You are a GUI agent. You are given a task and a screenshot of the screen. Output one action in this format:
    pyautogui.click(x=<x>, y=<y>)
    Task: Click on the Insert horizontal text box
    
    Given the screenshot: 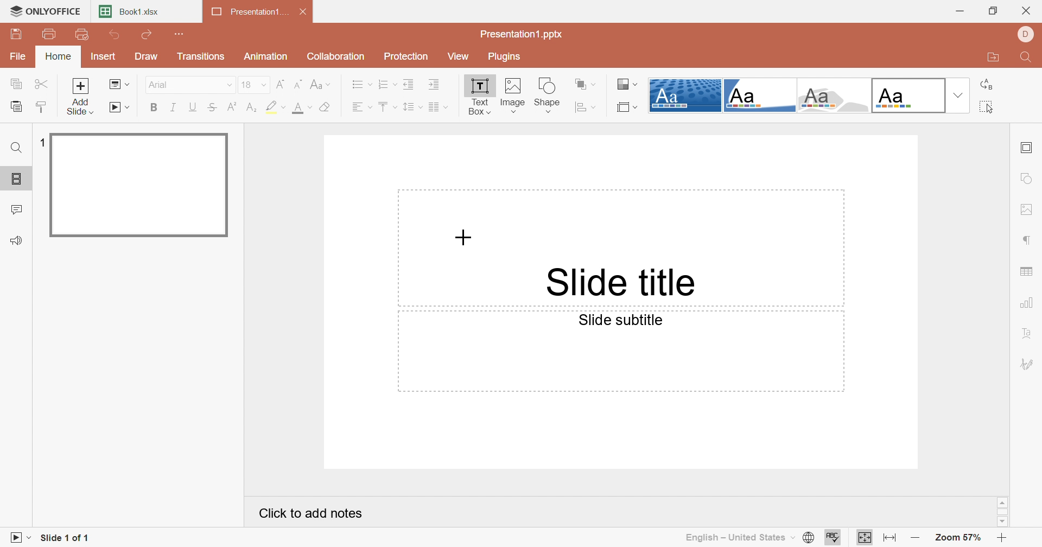 What is the action you would take?
    pyautogui.click(x=549, y=106)
    